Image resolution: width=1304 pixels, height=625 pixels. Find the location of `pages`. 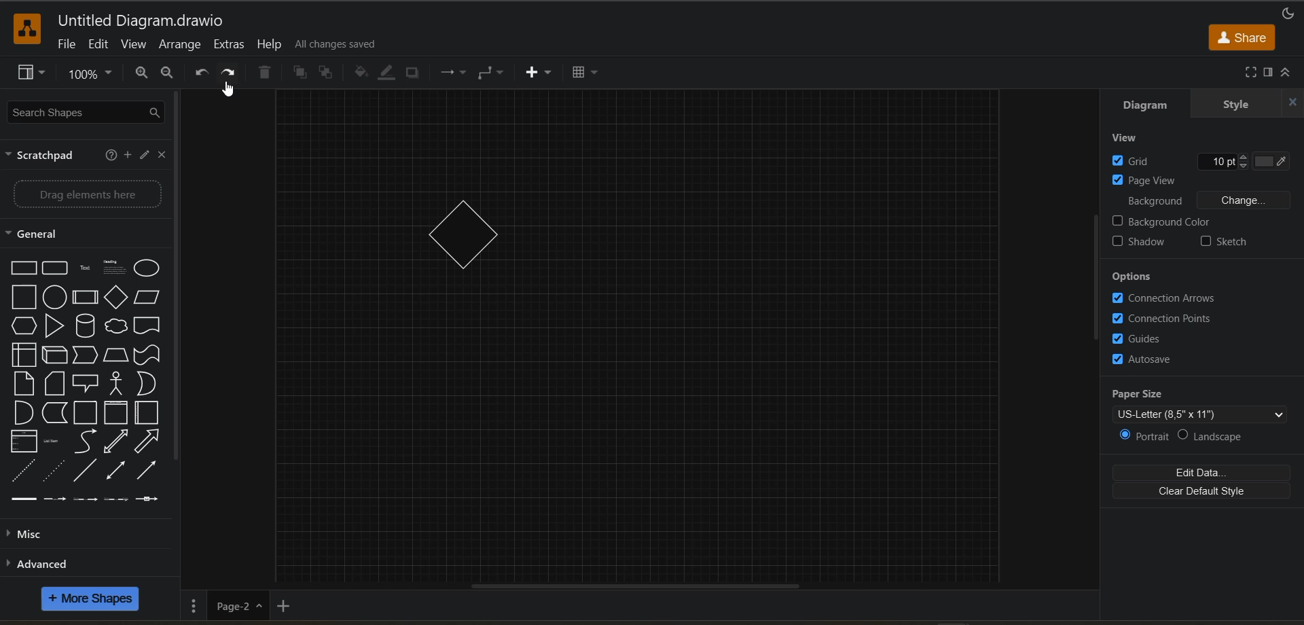

pages is located at coordinates (191, 604).